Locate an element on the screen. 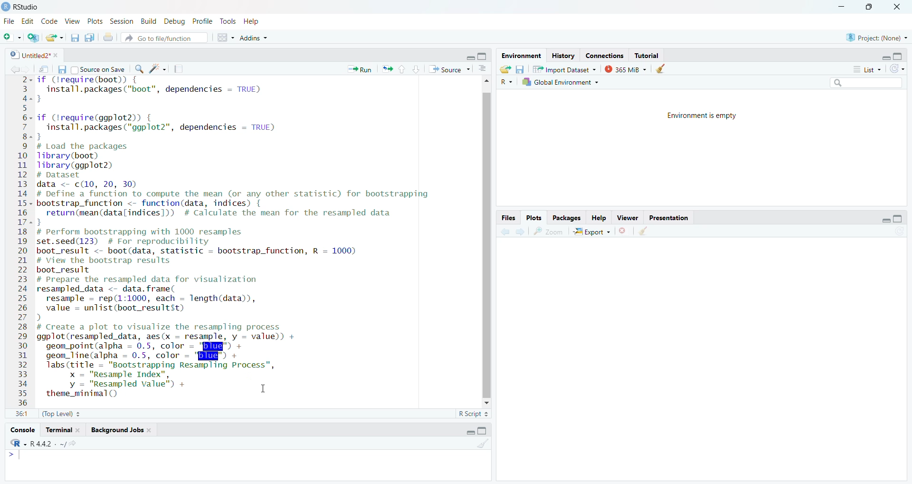 Image resolution: width=912 pixels, height=484 pixels. new file is located at coordinates (11, 38).